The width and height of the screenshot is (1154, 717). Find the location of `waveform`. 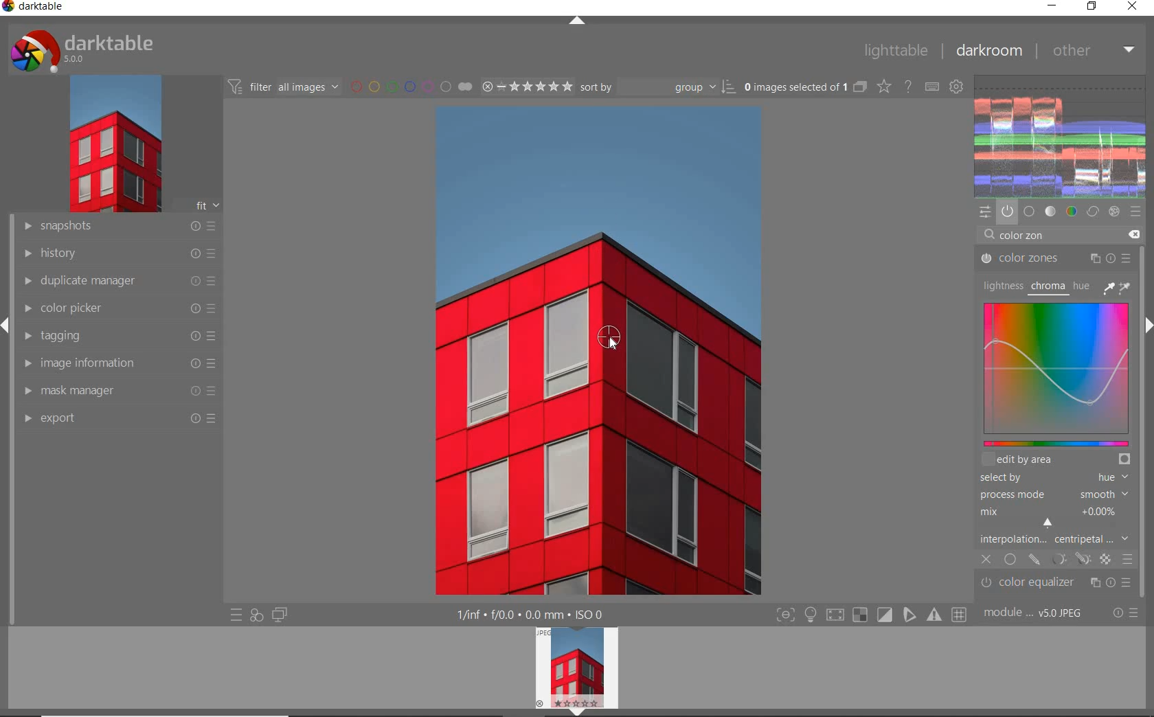

waveform is located at coordinates (1061, 135).